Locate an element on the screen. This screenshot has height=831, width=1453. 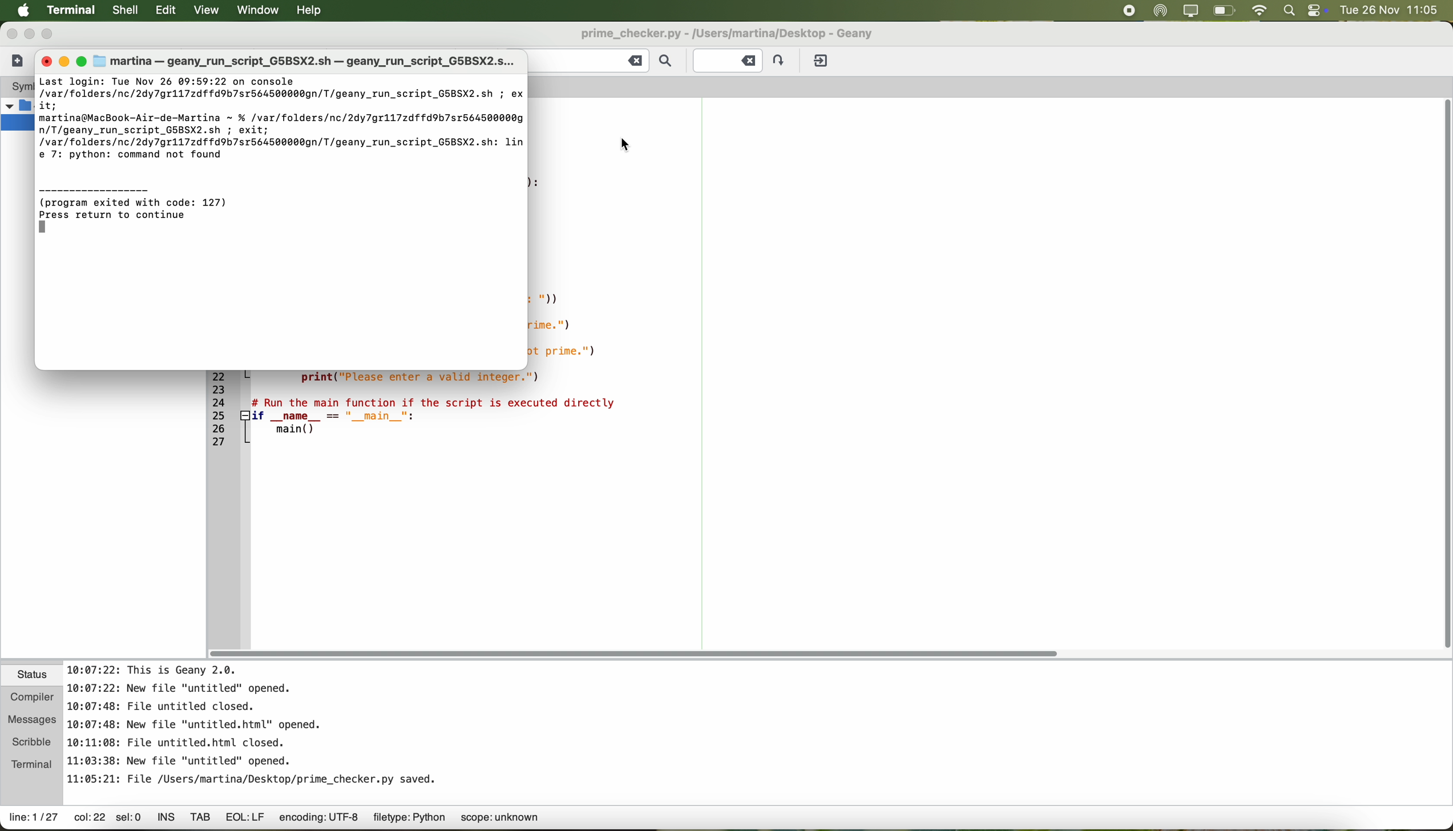
airdrop is located at coordinates (1160, 11).